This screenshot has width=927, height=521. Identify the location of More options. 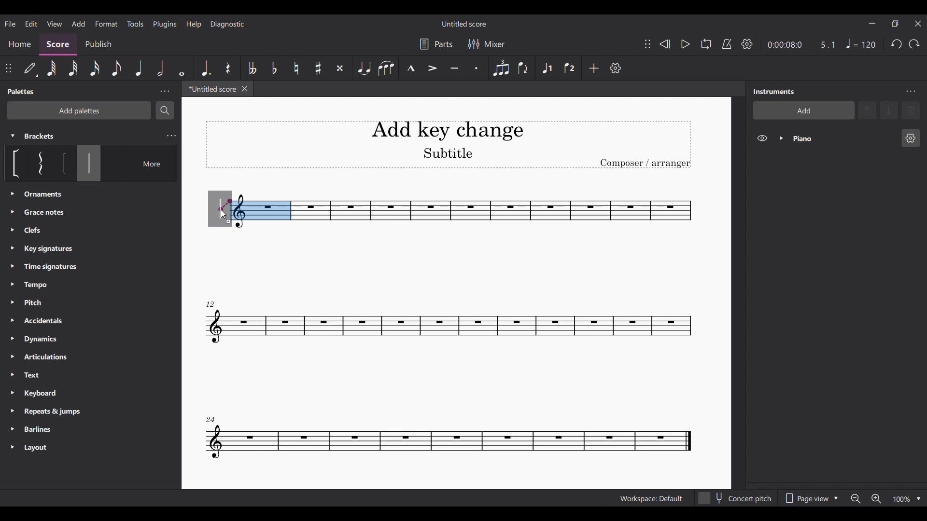
(145, 164).